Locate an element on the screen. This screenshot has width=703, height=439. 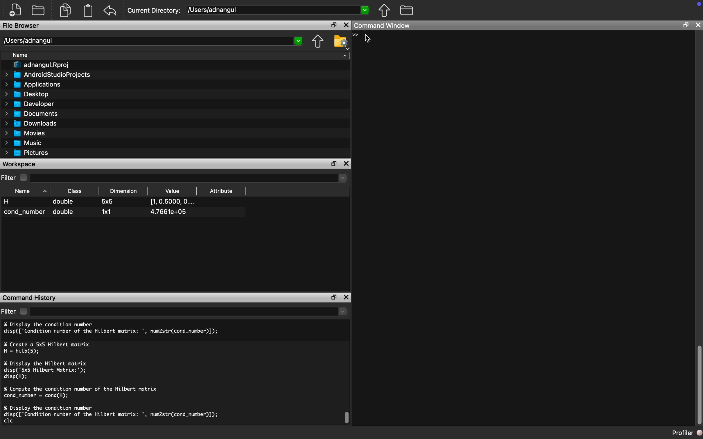
Restore Down is located at coordinates (333, 25).